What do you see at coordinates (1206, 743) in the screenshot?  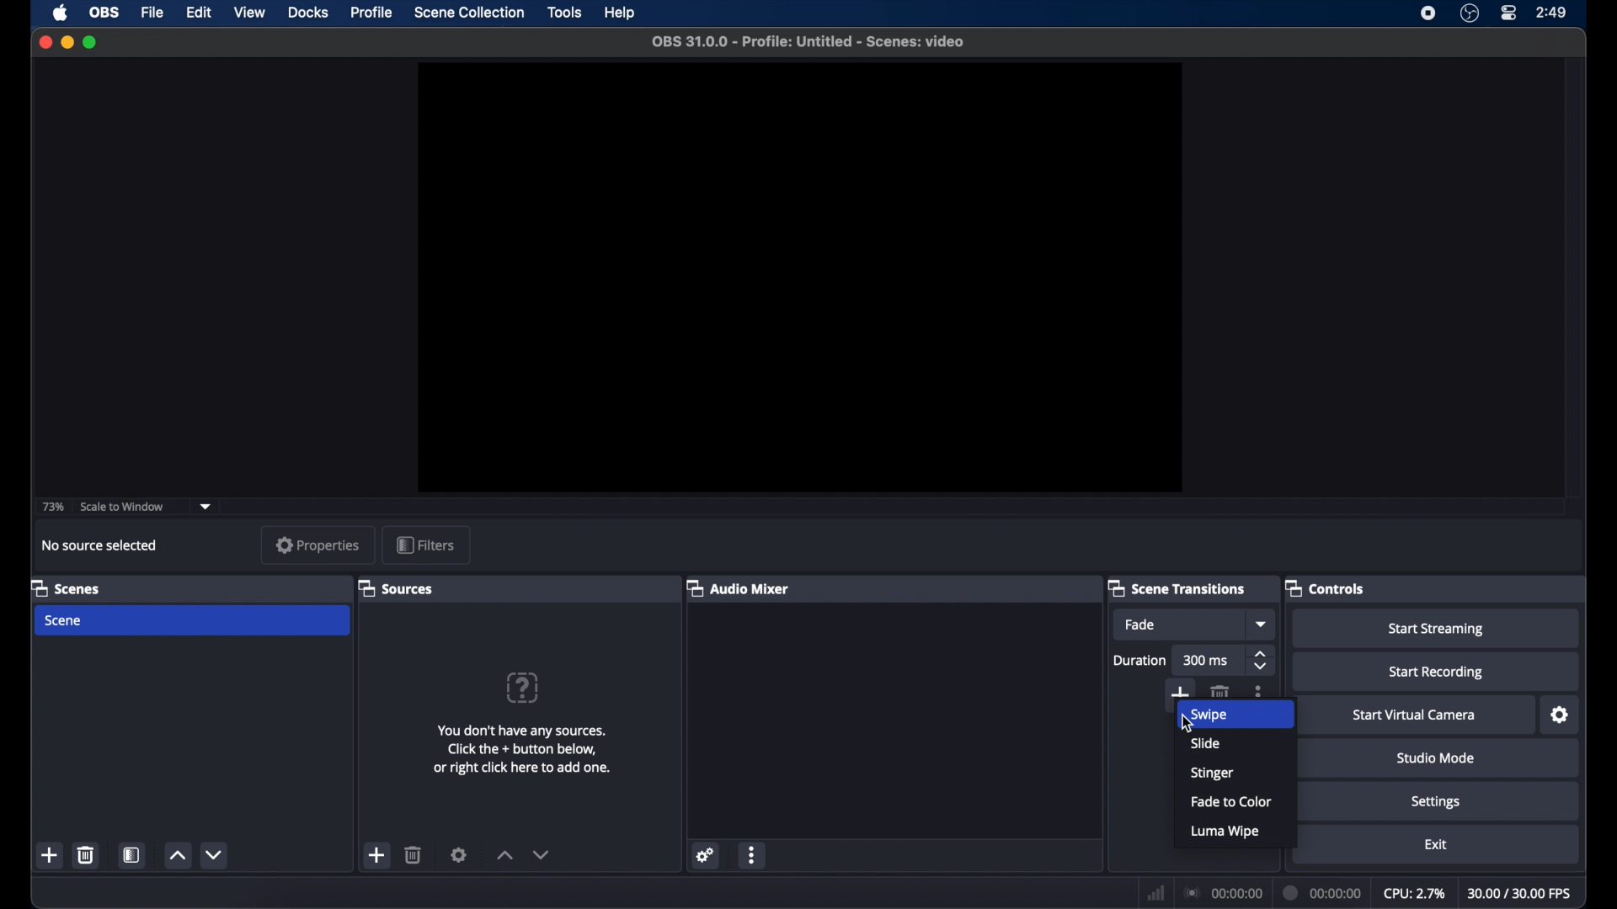 I see `slide` at bounding box center [1206, 743].